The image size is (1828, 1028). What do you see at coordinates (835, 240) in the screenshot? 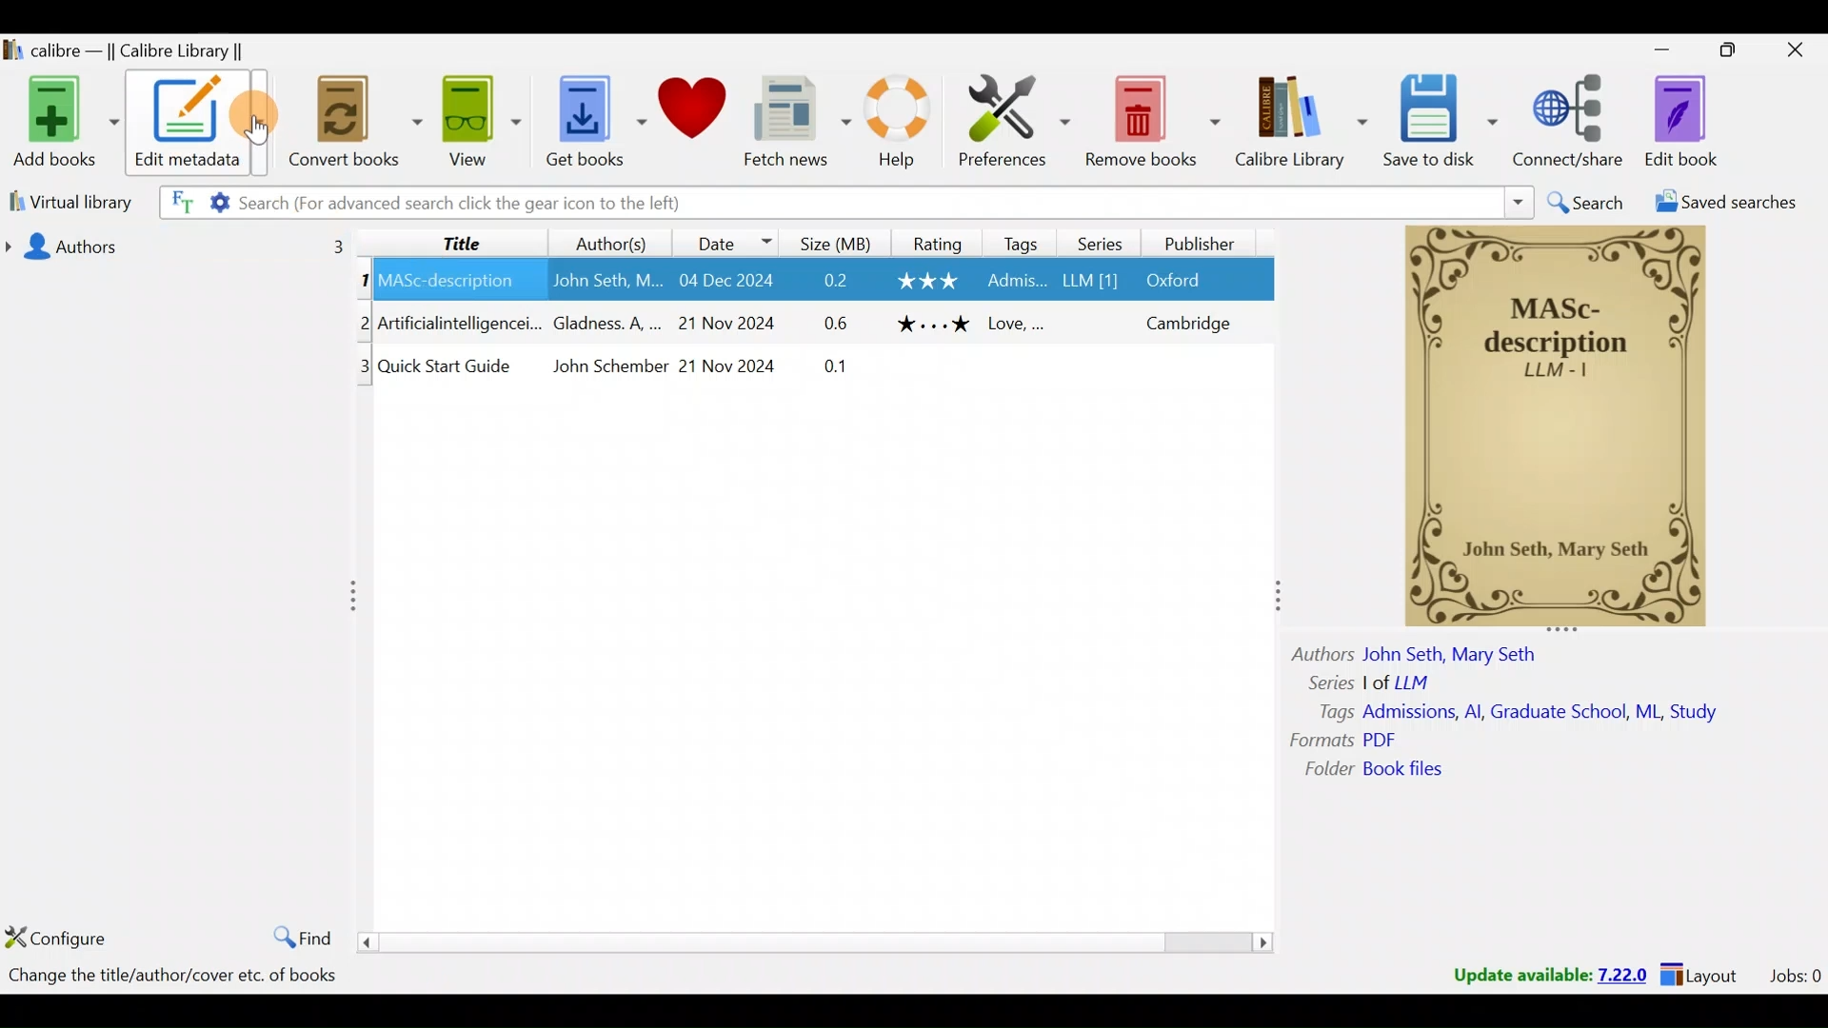
I see `Size` at bounding box center [835, 240].